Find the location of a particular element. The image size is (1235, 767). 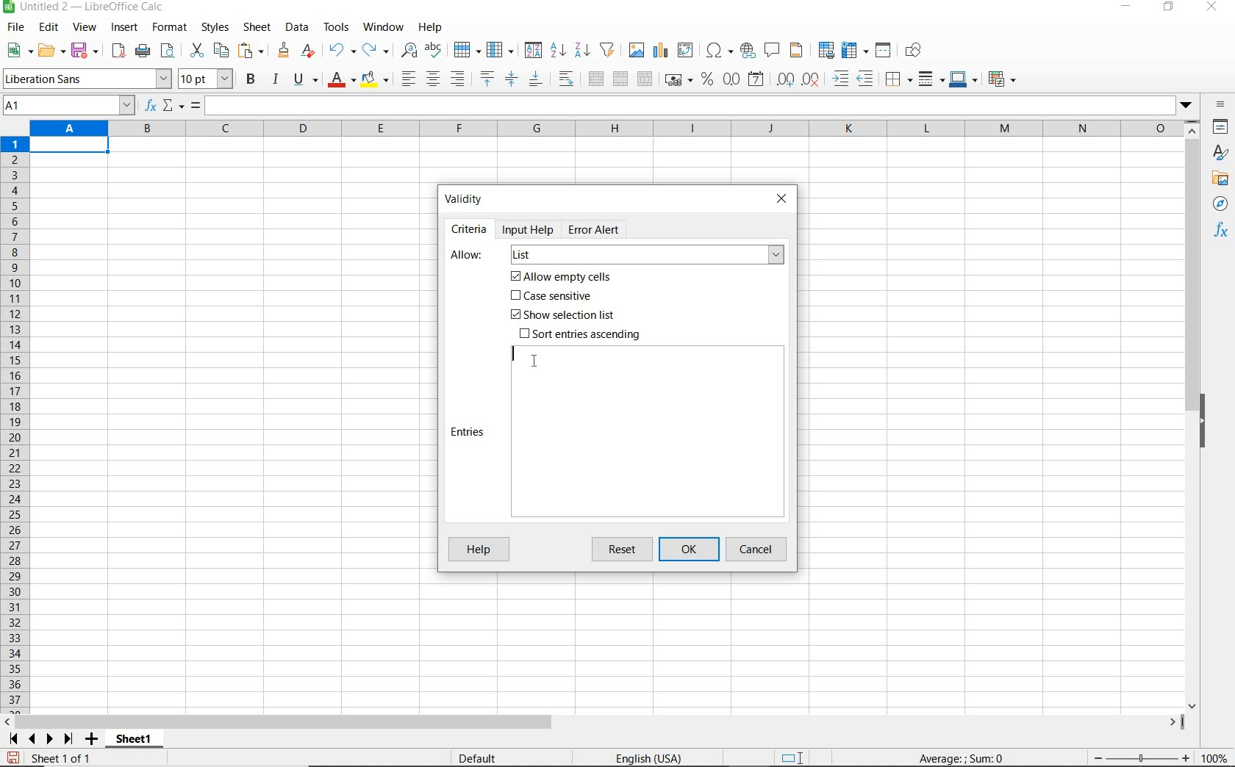

align bottom is located at coordinates (534, 81).